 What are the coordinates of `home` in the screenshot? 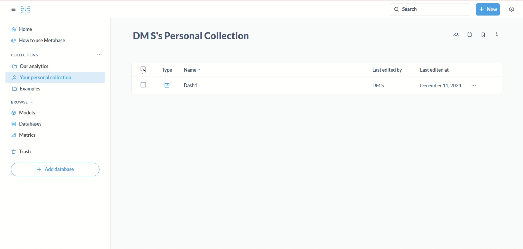 It's located at (56, 29).